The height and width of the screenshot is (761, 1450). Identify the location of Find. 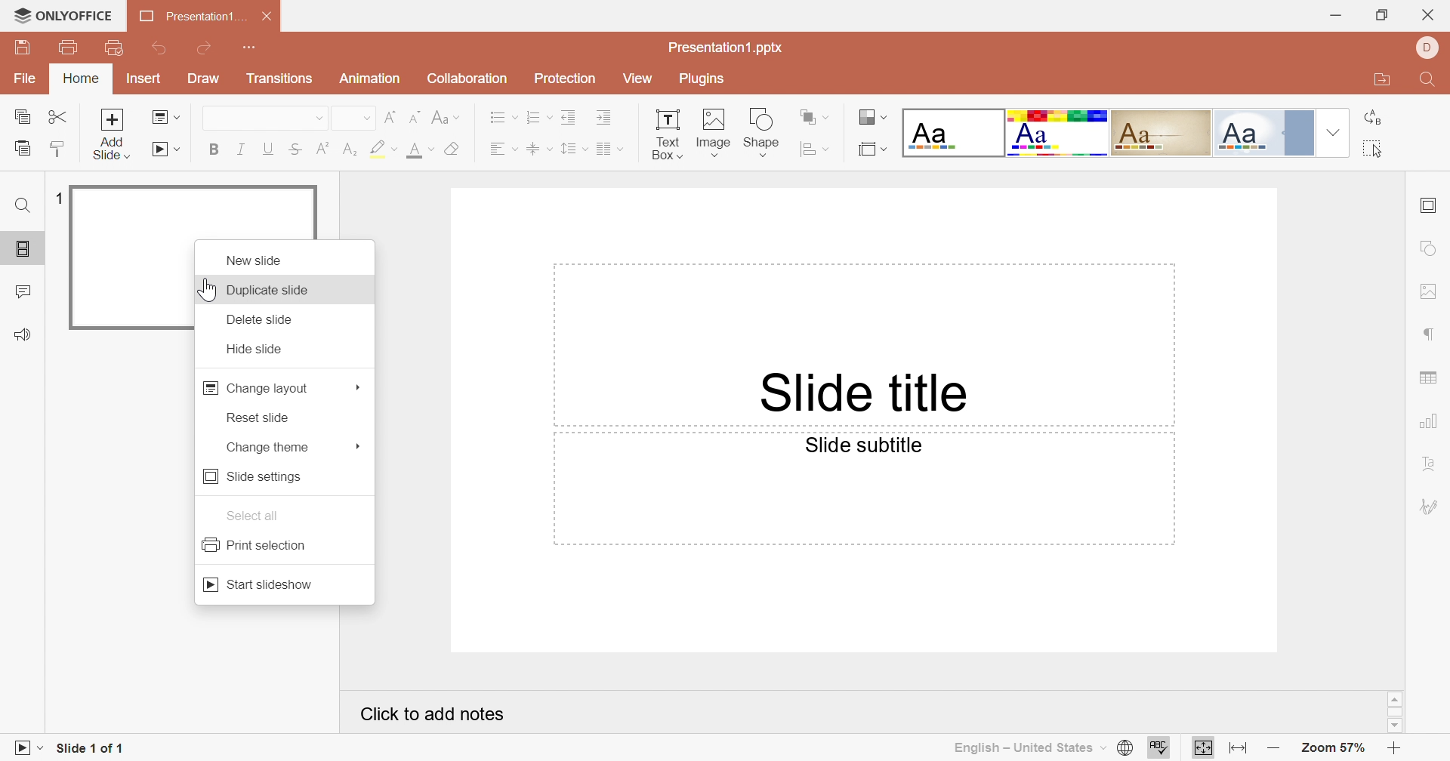
(1426, 79).